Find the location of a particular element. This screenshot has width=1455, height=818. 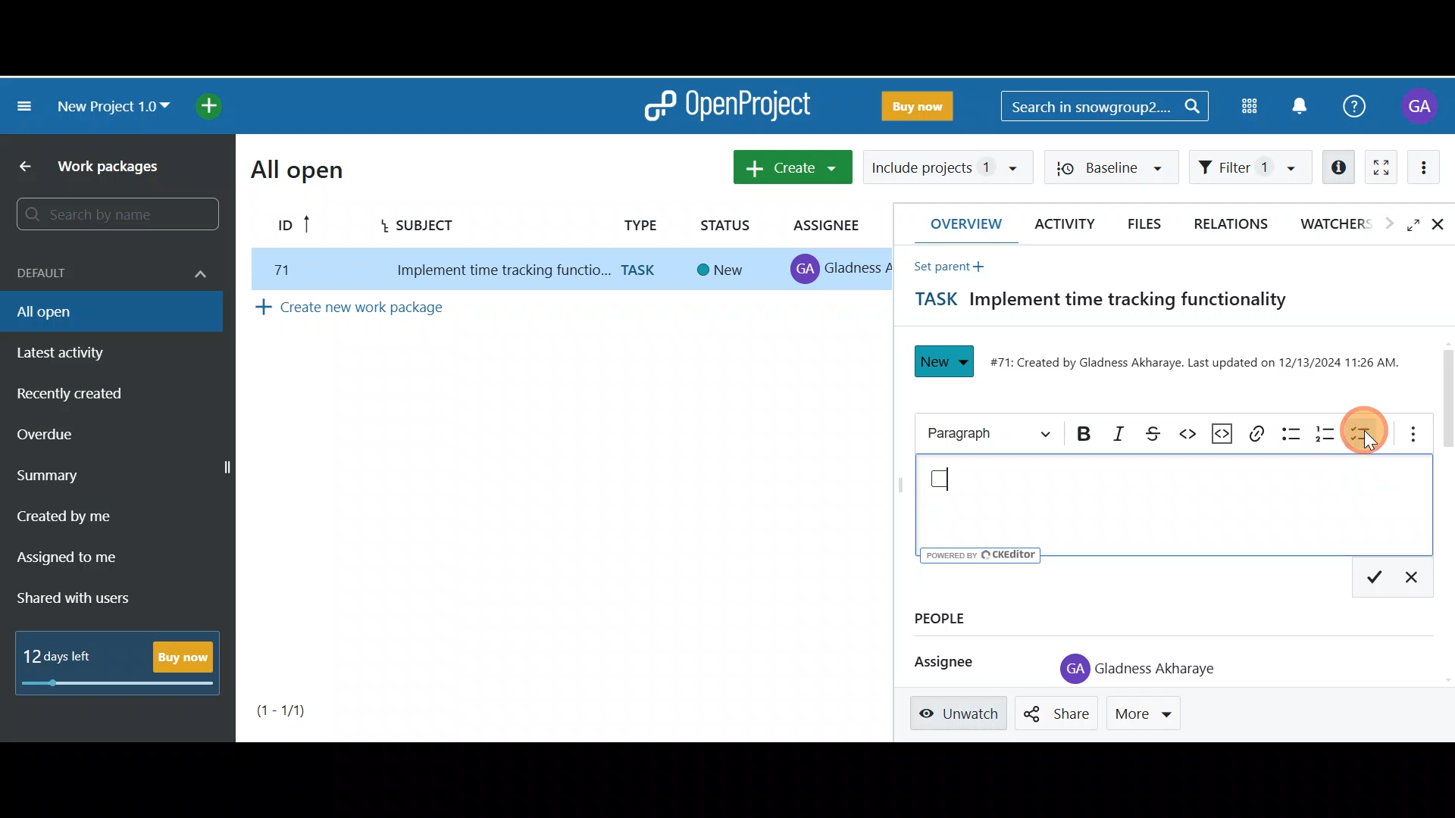

Type is located at coordinates (637, 223).